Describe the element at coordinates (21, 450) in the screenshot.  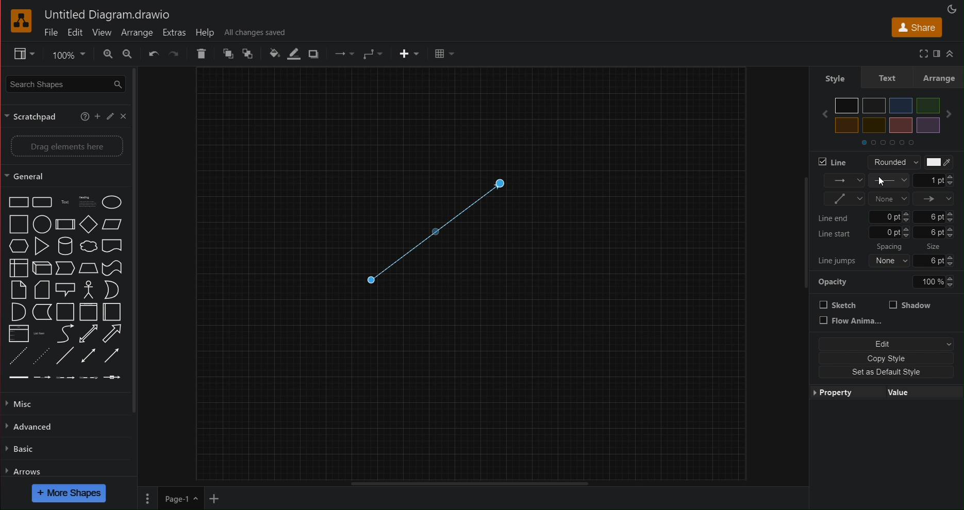
I see `Basic` at that location.